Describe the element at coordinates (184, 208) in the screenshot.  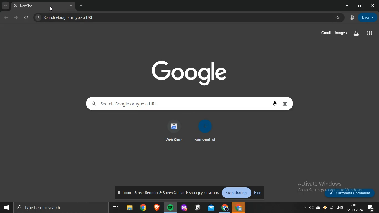
I see `mozilla firefox` at that location.